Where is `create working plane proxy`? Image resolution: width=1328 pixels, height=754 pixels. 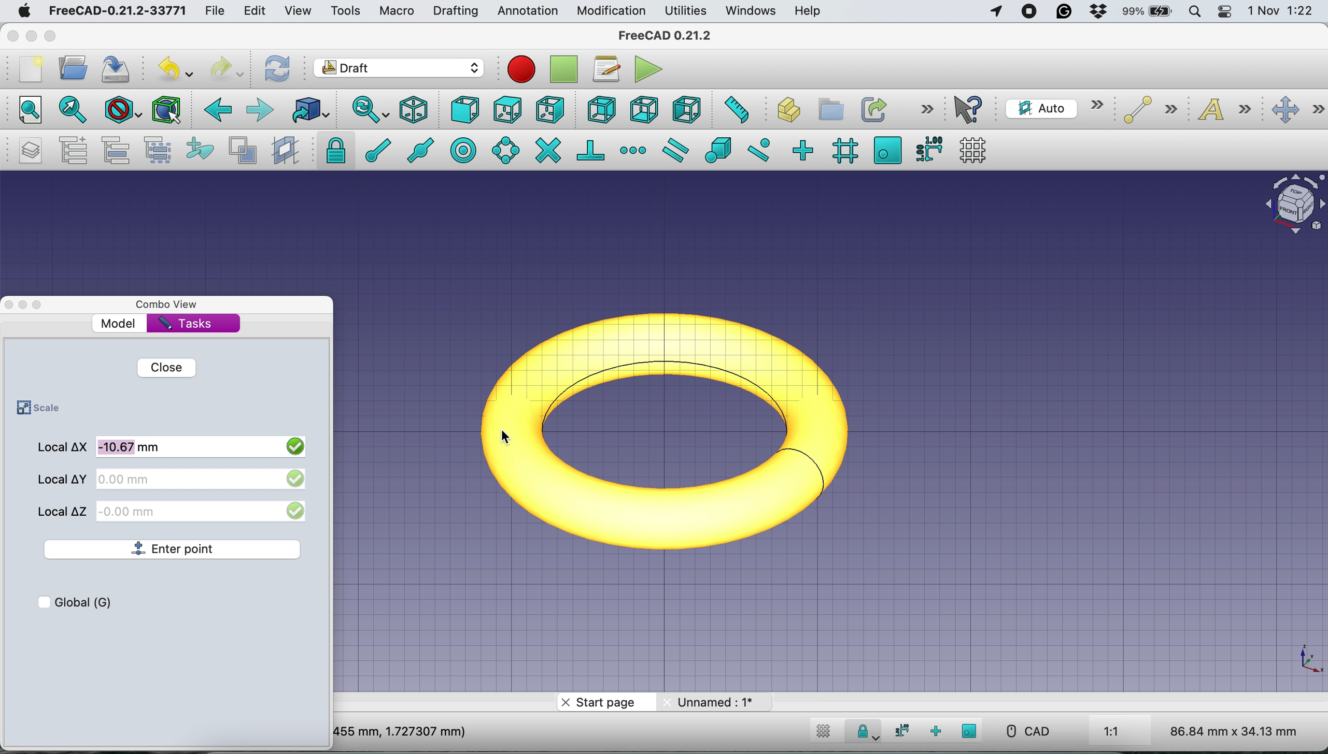
create working plane proxy is located at coordinates (284, 150).